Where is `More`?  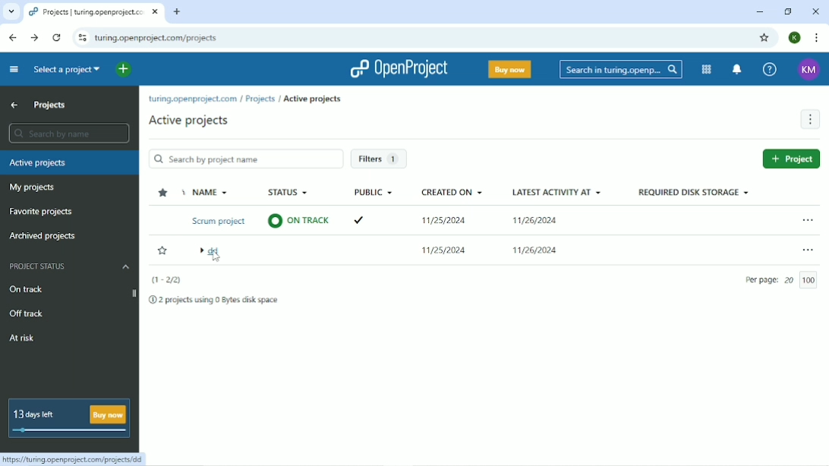 More is located at coordinates (810, 119).